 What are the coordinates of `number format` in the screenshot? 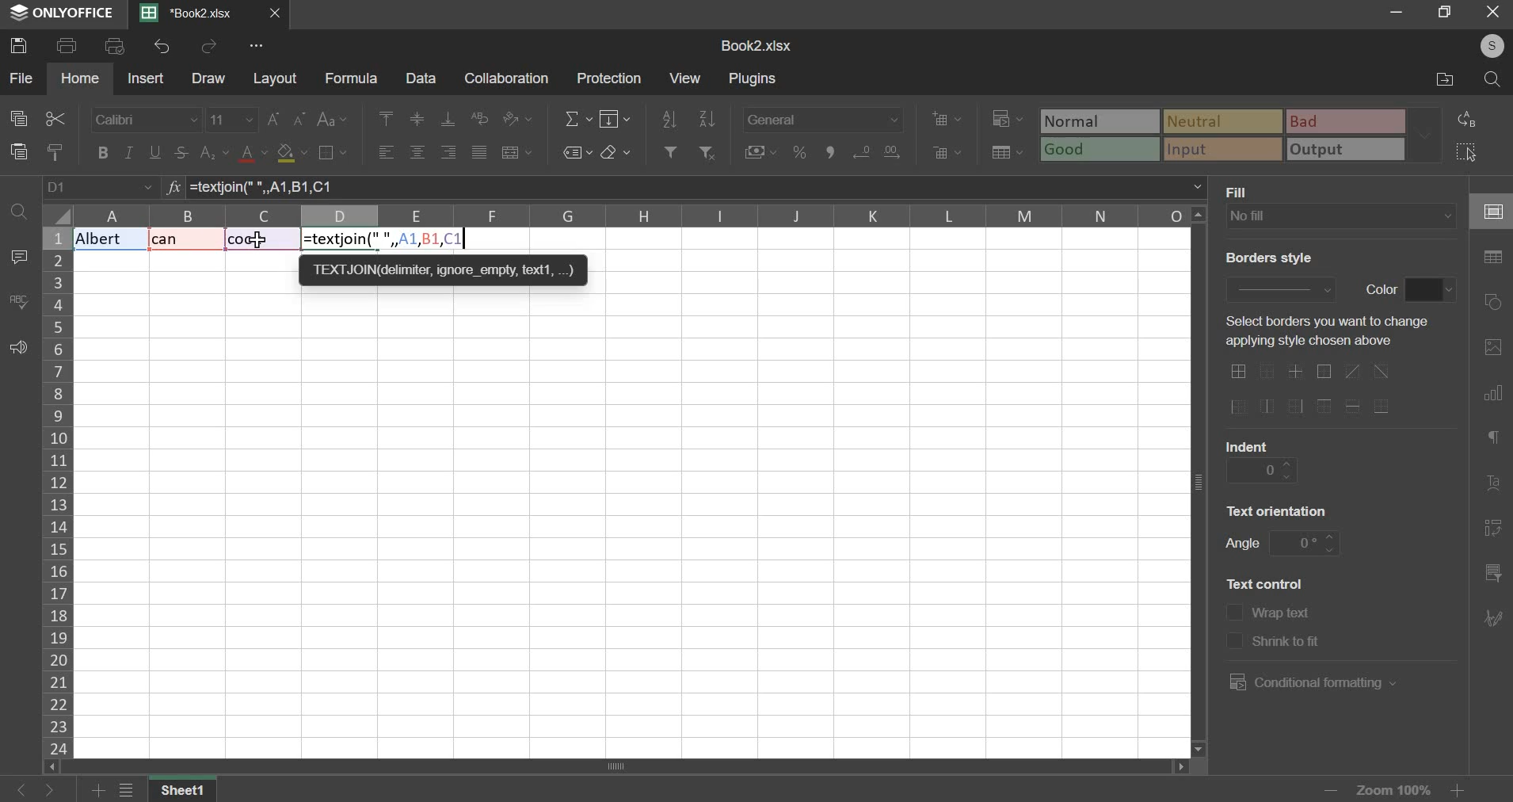 It's located at (823, 117).